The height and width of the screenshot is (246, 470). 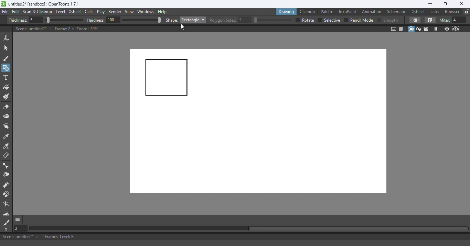 I want to click on Finger tool, so click(x=6, y=127).